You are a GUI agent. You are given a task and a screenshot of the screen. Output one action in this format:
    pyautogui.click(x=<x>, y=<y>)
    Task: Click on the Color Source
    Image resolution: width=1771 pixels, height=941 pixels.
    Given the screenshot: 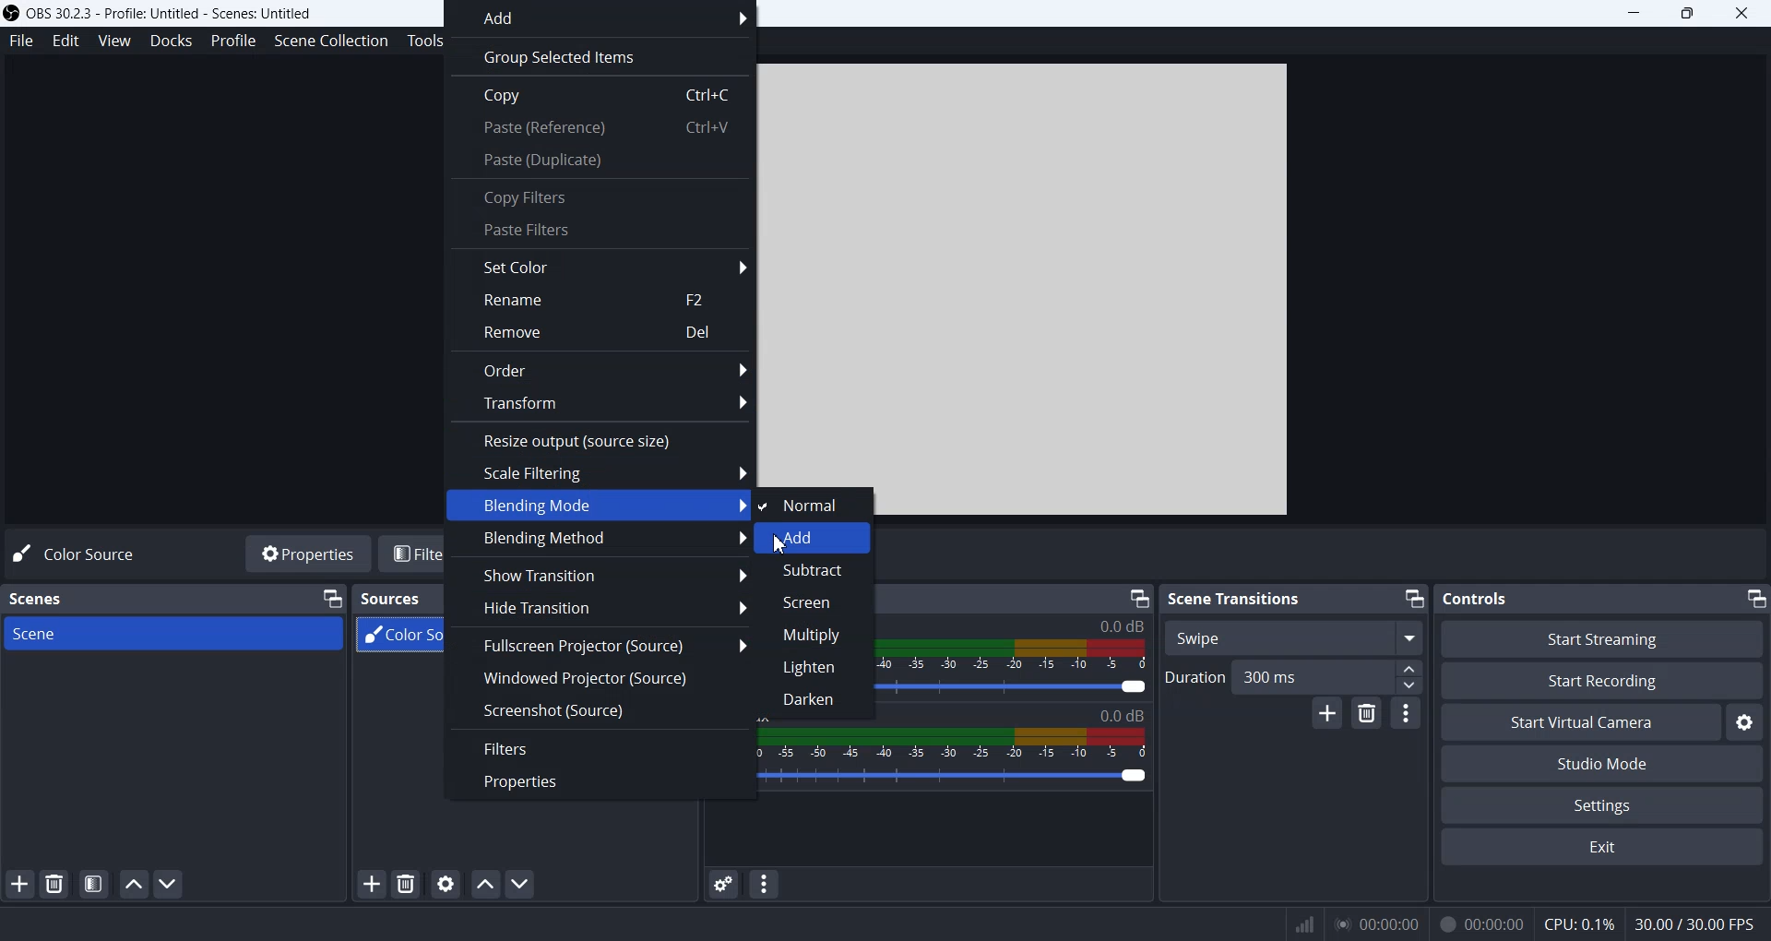 What is the action you would take?
    pyautogui.click(x=78, y=553)
    